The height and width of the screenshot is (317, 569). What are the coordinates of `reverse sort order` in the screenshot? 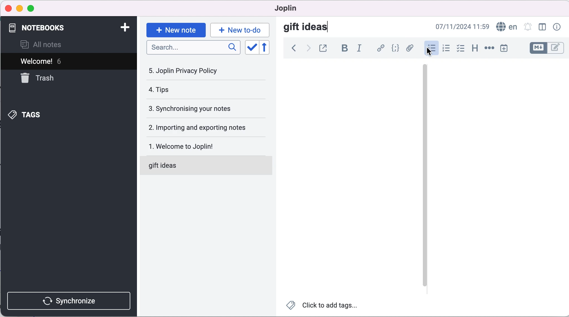 It's located at (266, 48).